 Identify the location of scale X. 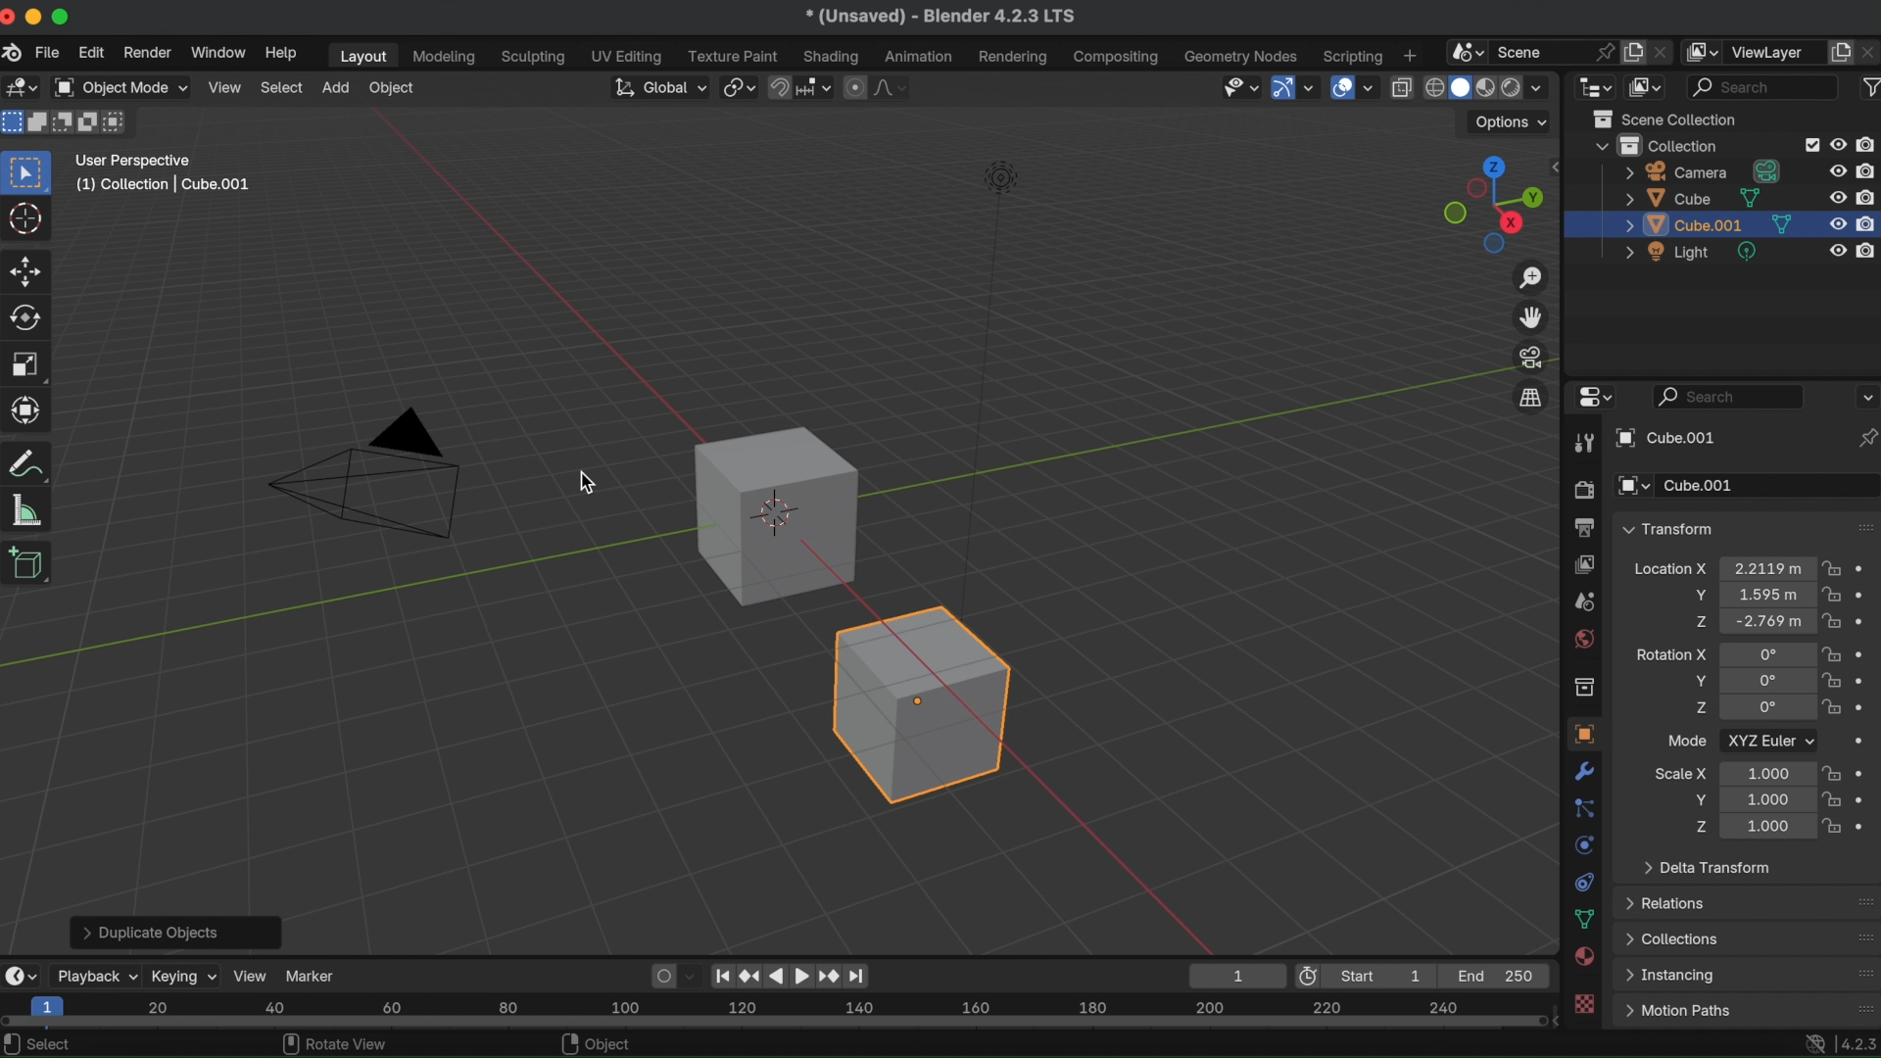
(1681, 773).